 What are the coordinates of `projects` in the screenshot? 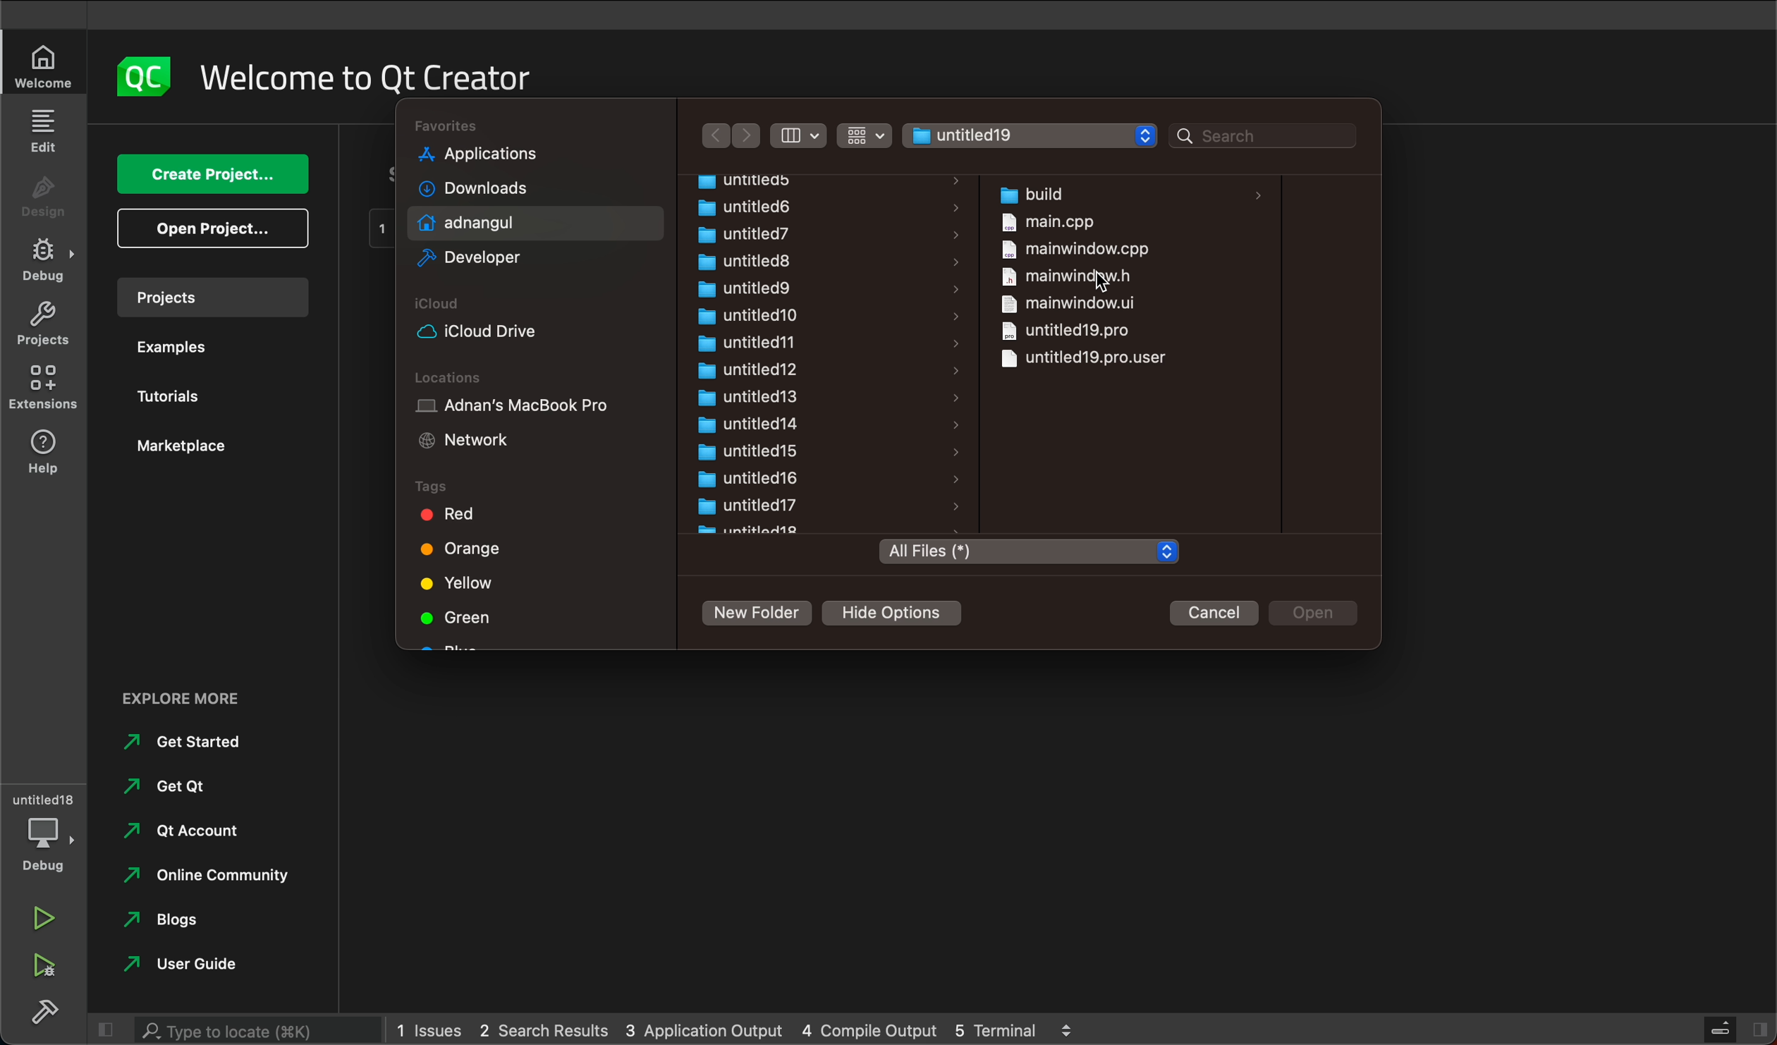 It's located at (44, 324).